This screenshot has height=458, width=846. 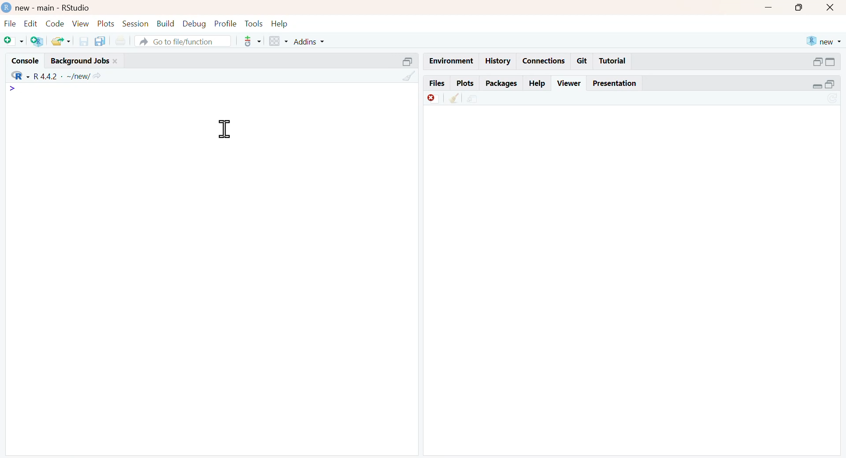 What do you see at coordinates (193, 24) in the screenshot?
I see `Debug` at bounding box center [193, 24].